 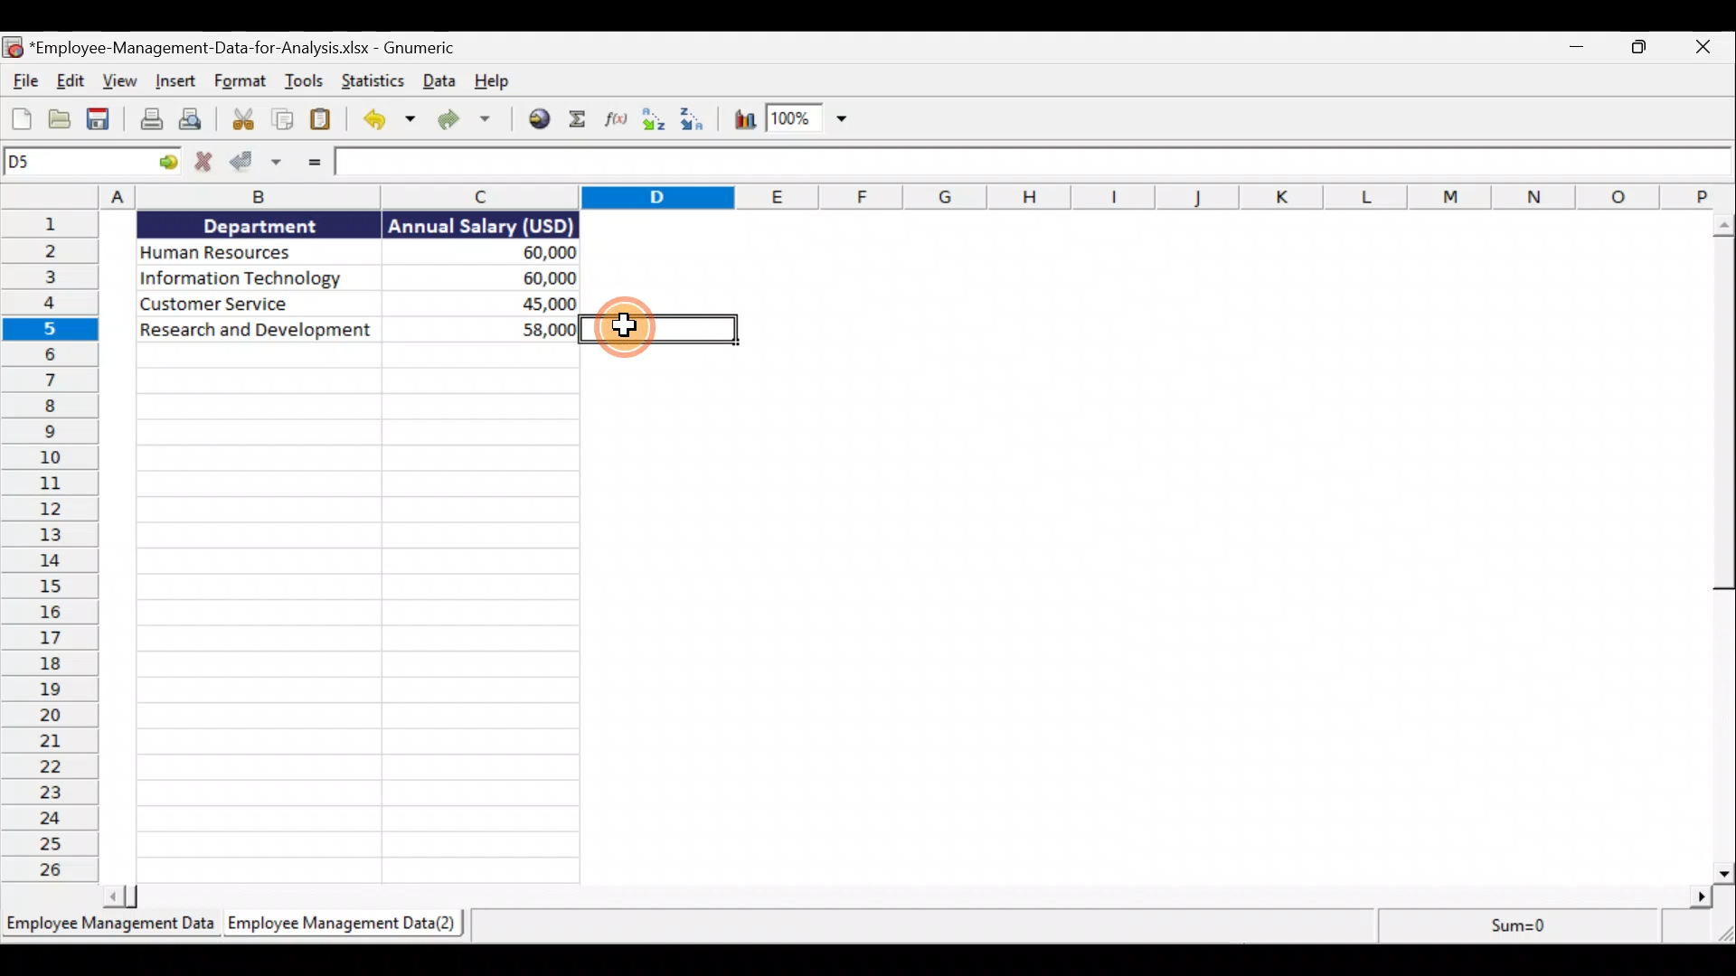 What do you see at coordinates (467, 119) in the screenshot?
I see `Redo the undone action` at bounding box center [467, 119].